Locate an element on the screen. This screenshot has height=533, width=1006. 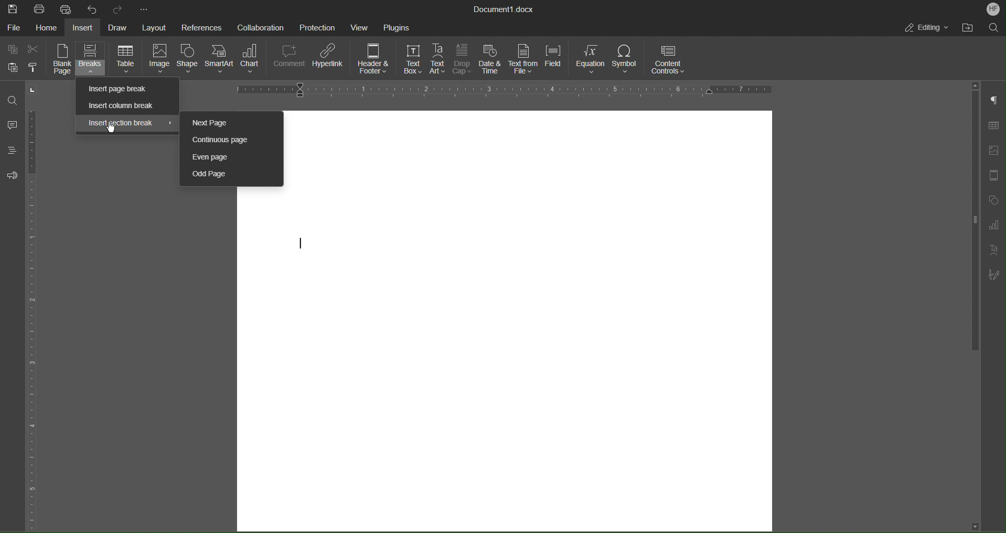
Horizontal Ruler is located at coordinates (505, 89).